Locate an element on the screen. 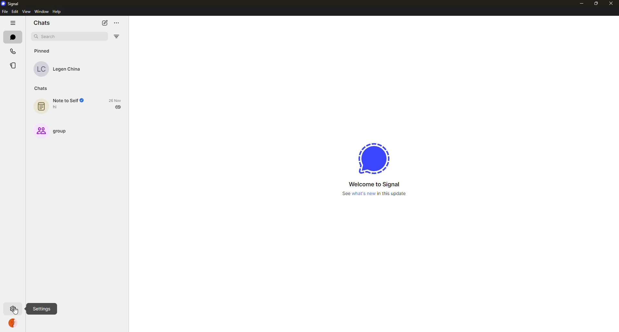  chats is located at coordinates (43, 22).